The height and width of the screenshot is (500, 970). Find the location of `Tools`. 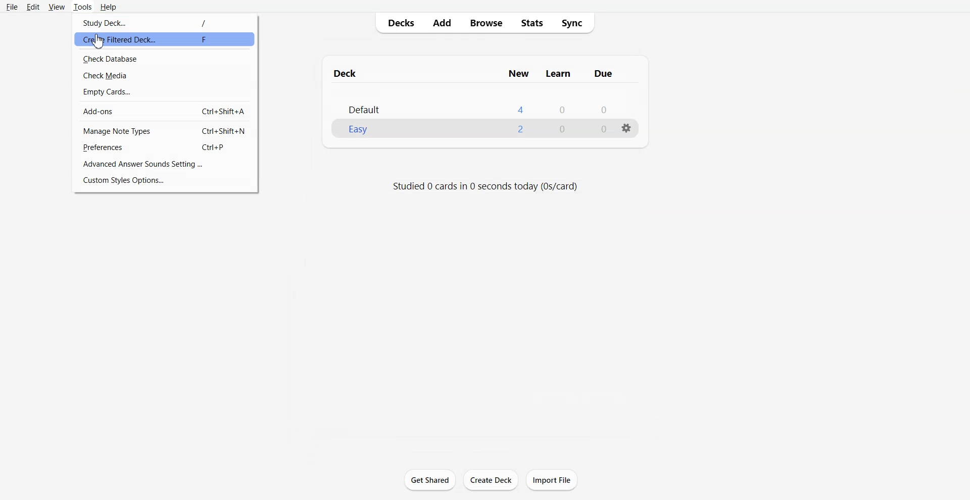

Tools is located at coordinates (82, 7).